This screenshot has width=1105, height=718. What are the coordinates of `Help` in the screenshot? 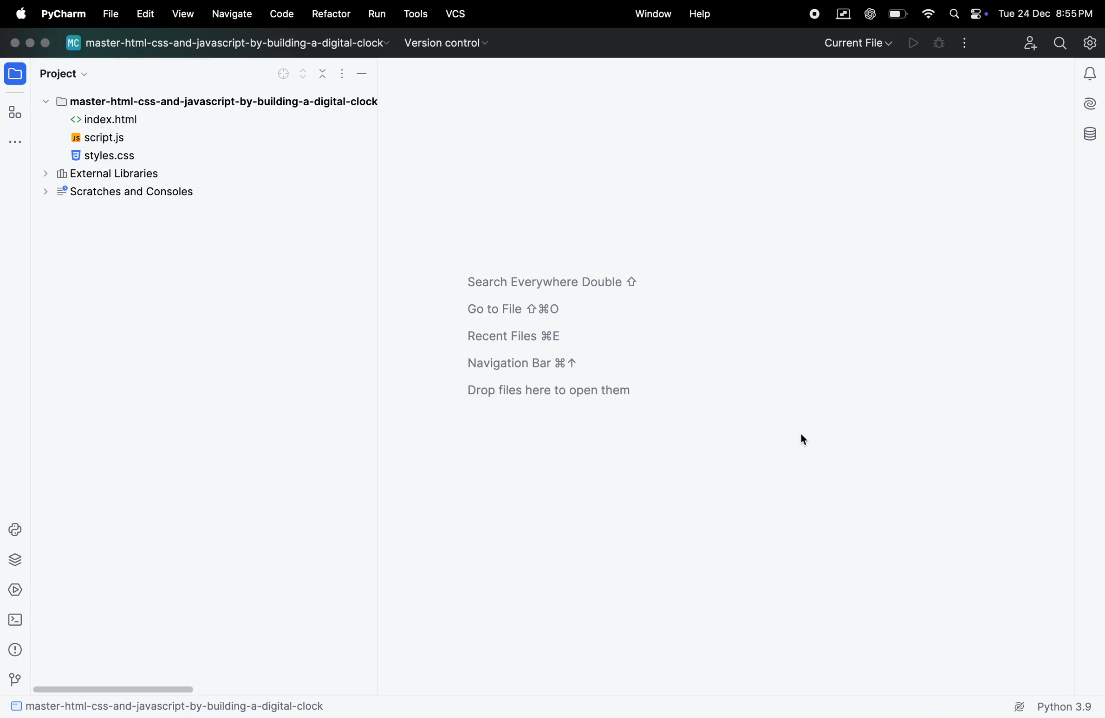 It's located at (705, 14).